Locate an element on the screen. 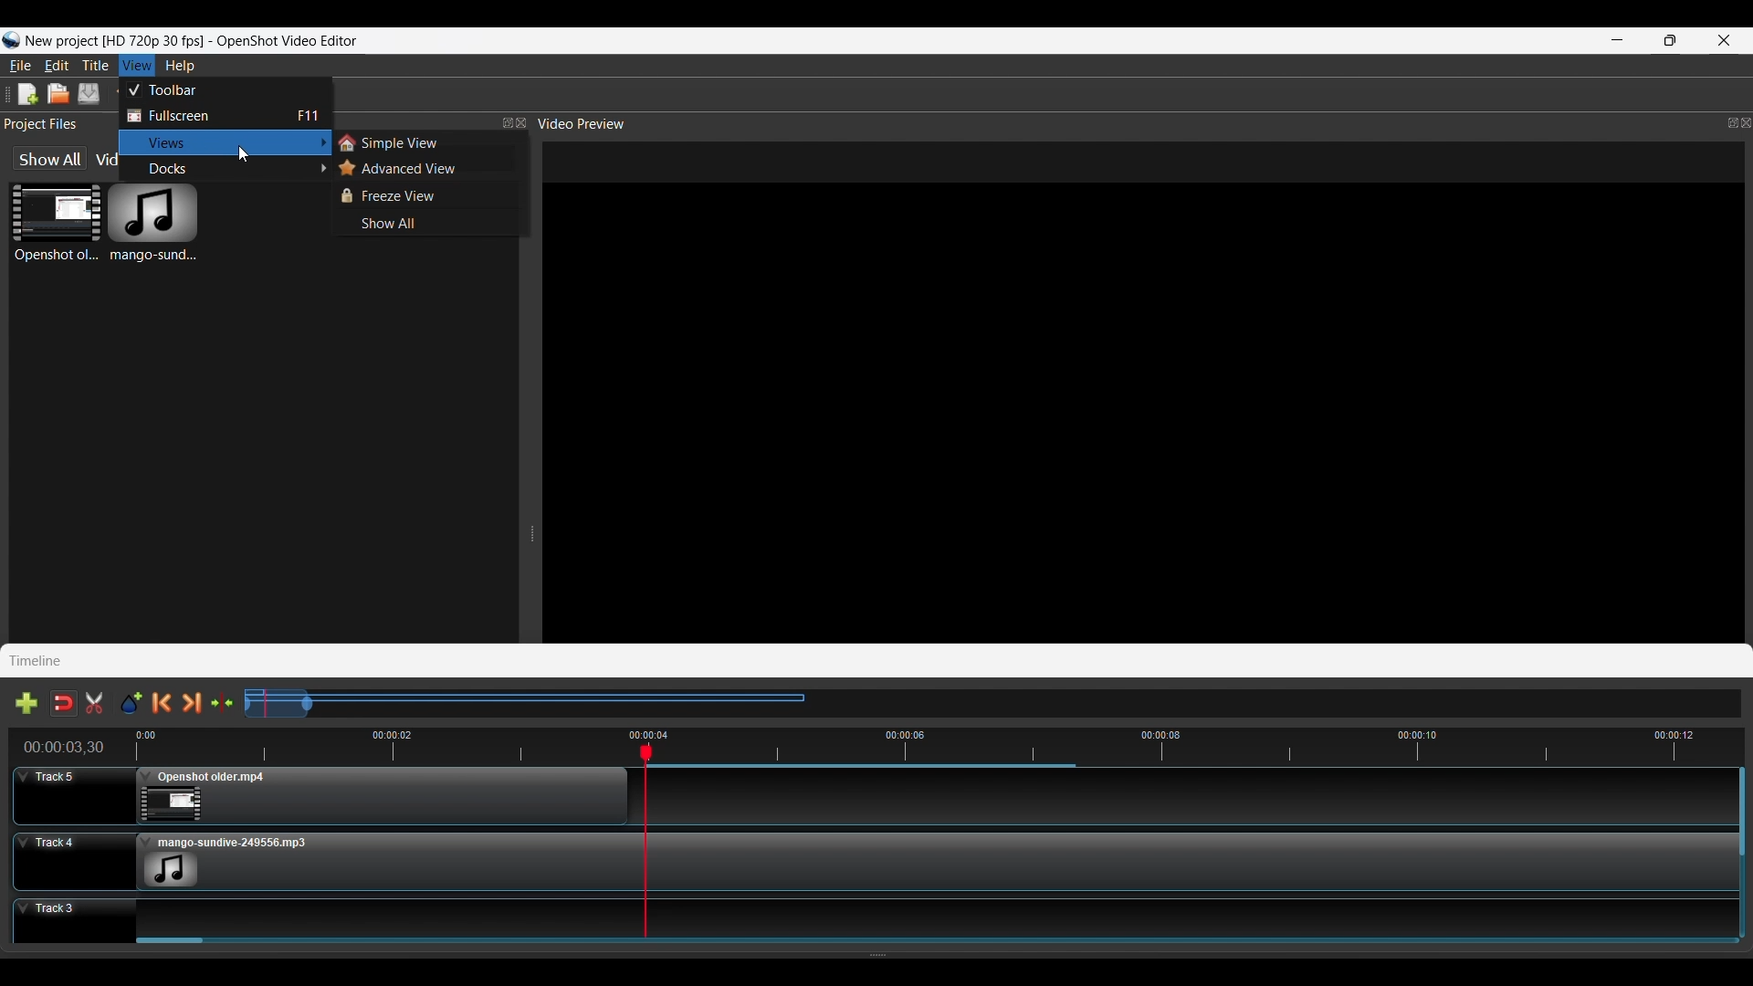  Logo is located at coordinates (182, 39).